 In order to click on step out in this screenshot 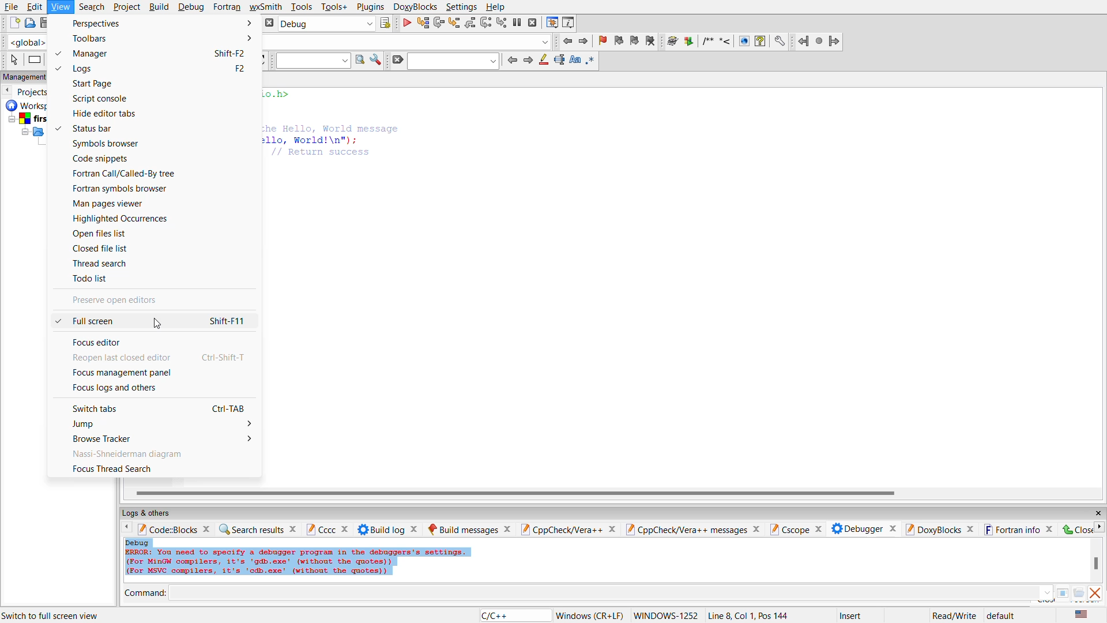, I will do `click(469, 23)`.